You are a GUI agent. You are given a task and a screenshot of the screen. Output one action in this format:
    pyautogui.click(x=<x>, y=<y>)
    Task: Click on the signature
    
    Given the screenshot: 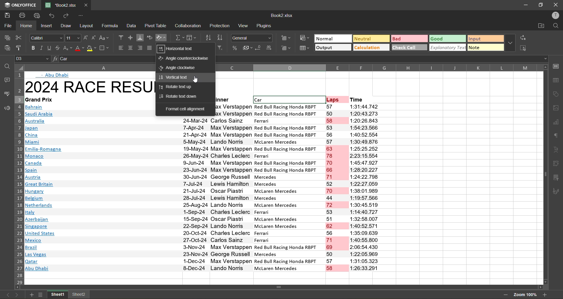 What is the action you would take?
    pyautogui.click(x=555, y=192)
    